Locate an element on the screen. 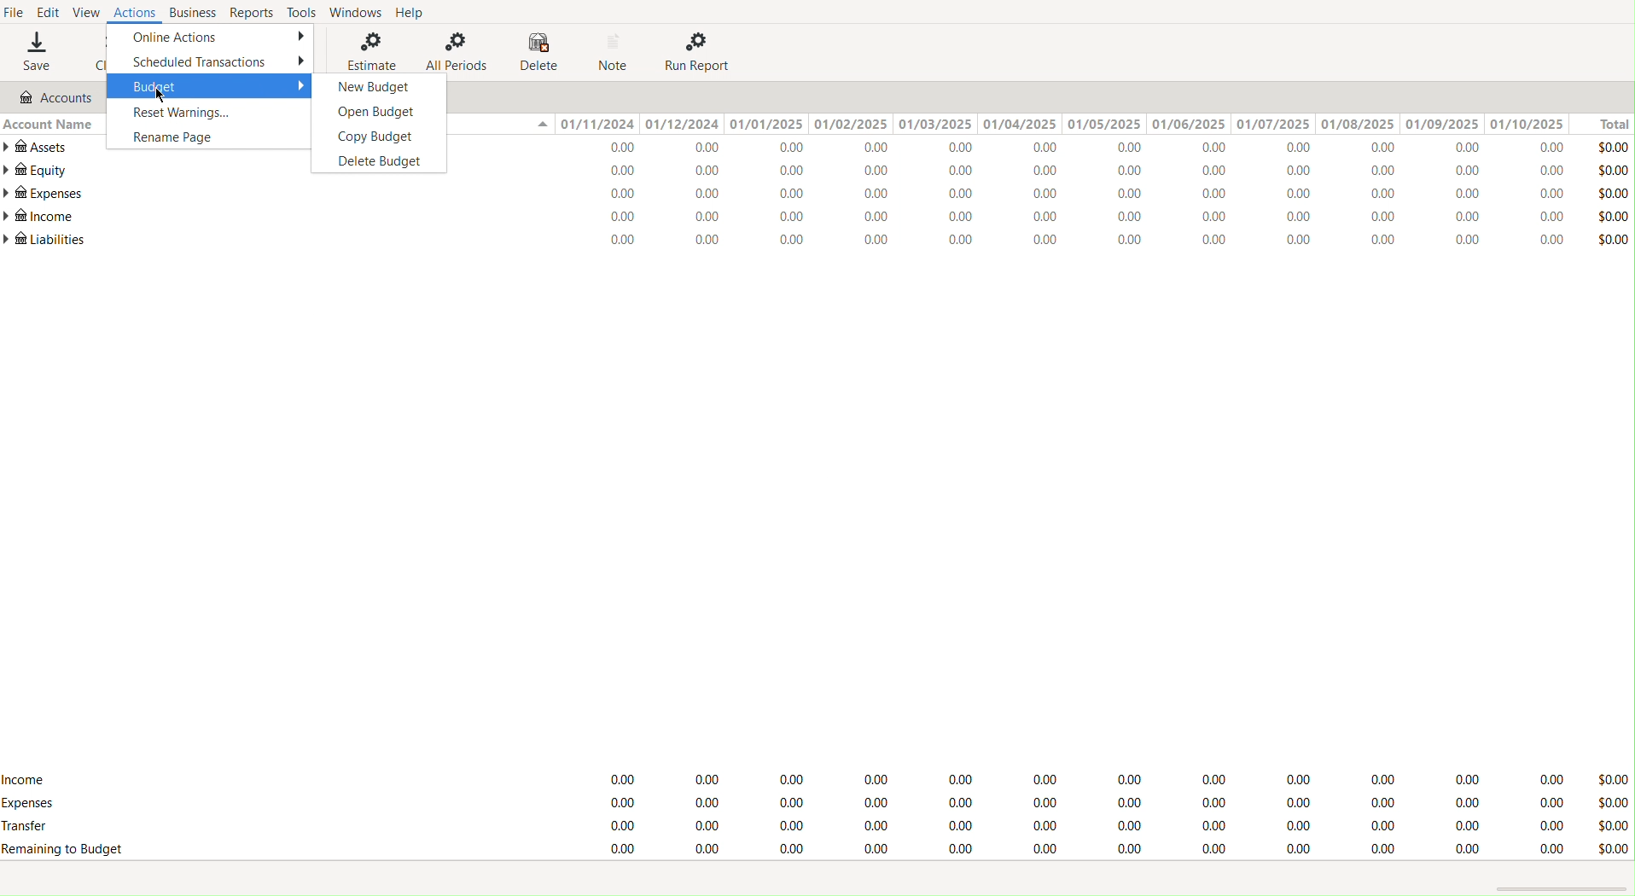  Dates is located at coordinates (1063, 124).